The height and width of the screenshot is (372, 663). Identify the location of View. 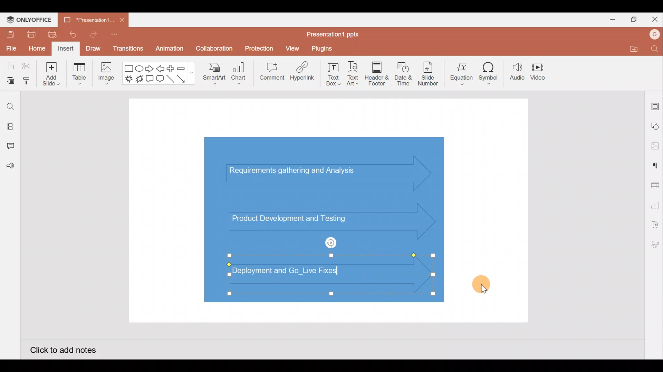
(294, 47).